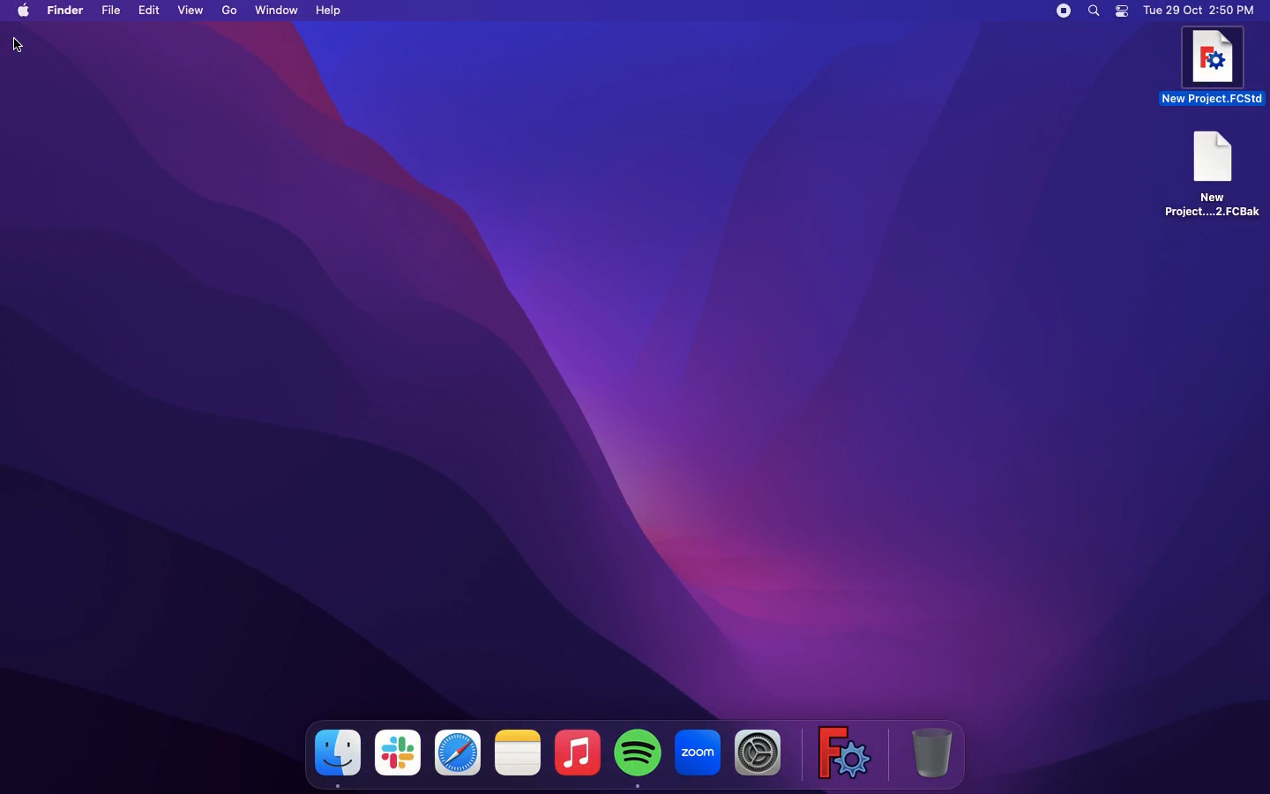  I want to click on Window, so click(278, 10).